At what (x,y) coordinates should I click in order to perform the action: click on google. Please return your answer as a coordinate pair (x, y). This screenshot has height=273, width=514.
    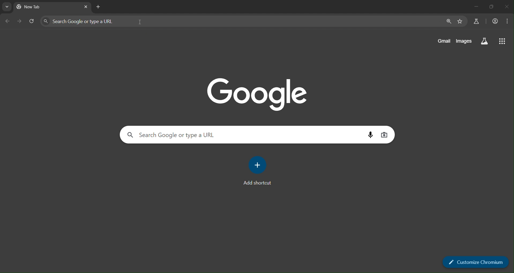
    Looking at the image, I should click on (256, 95).